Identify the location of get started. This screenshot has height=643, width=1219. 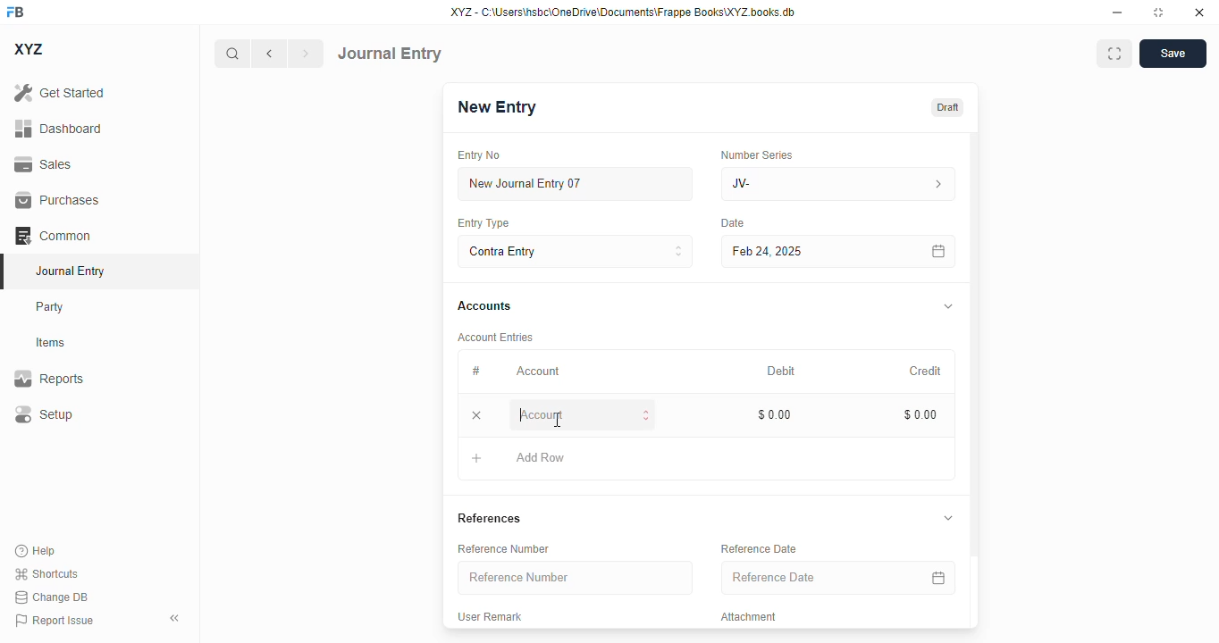
(60, 93).